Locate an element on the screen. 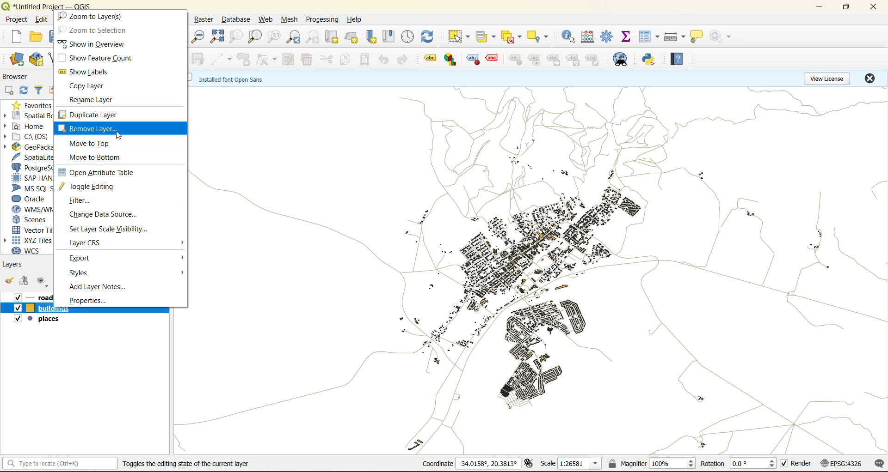 This screenshot has width=888, height=472. zoom to selection is located at coordinates (102, 30).